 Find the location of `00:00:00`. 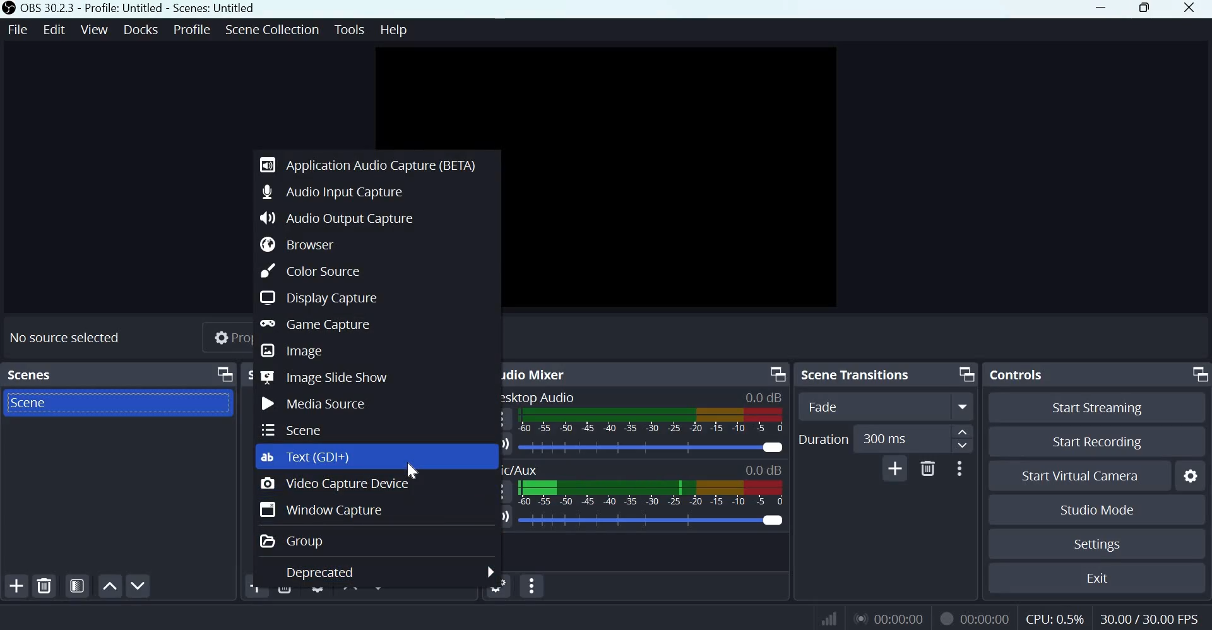

00:00:00 is located at coordinates (985, 619).